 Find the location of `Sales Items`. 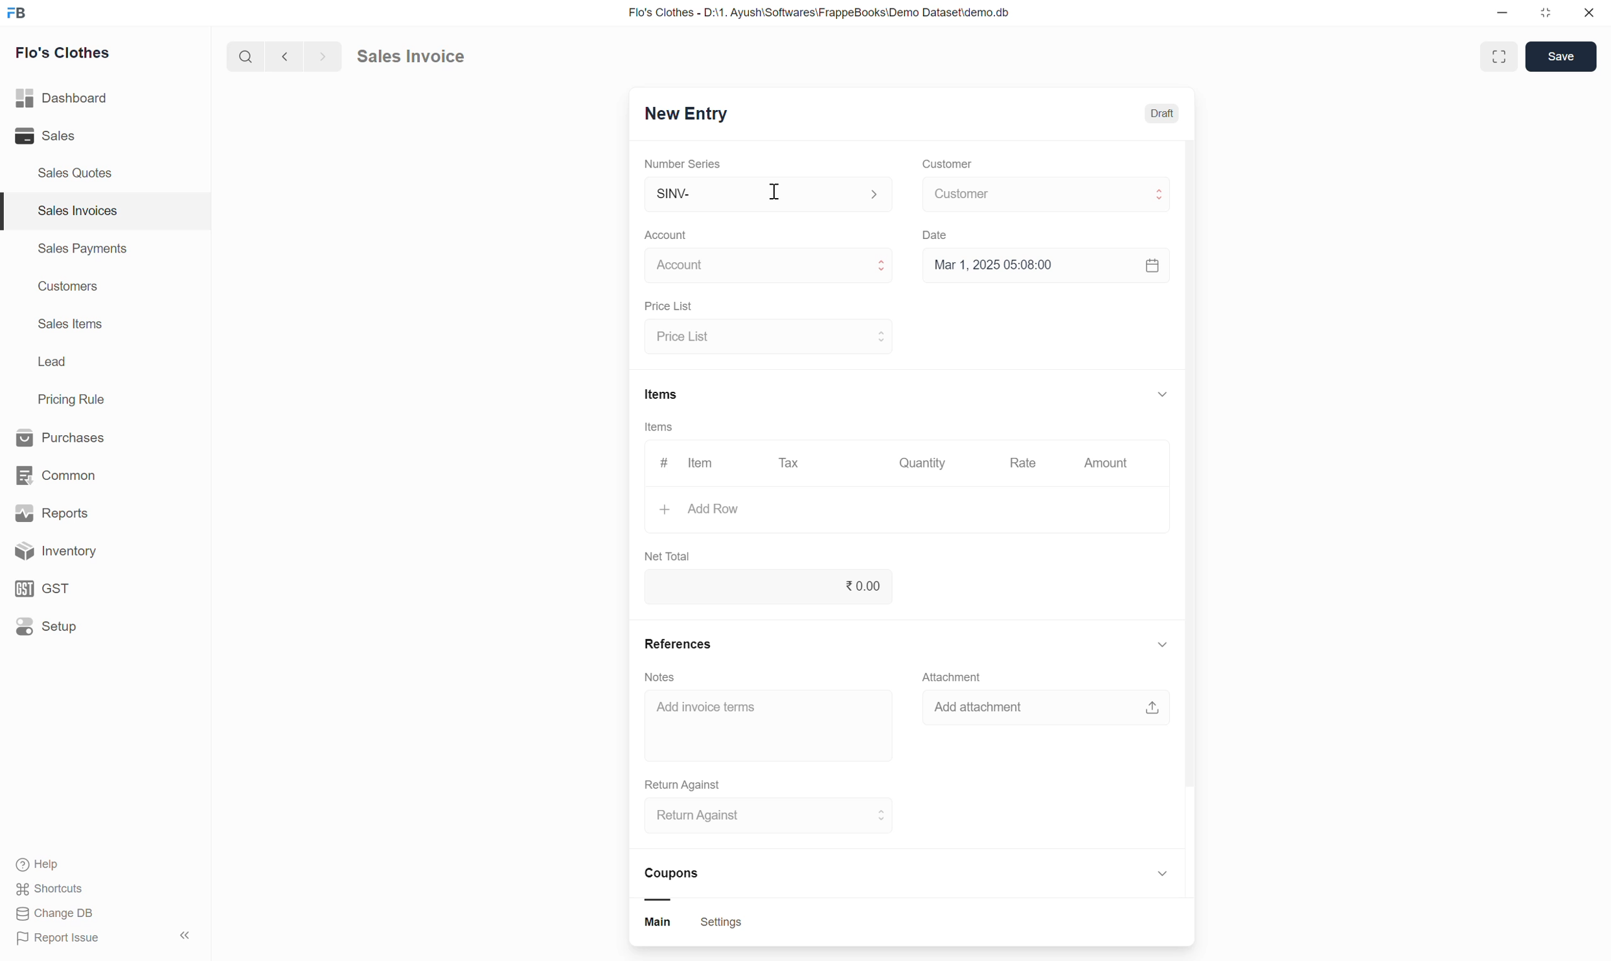

Sales Items is located at coordinates (71, 325).